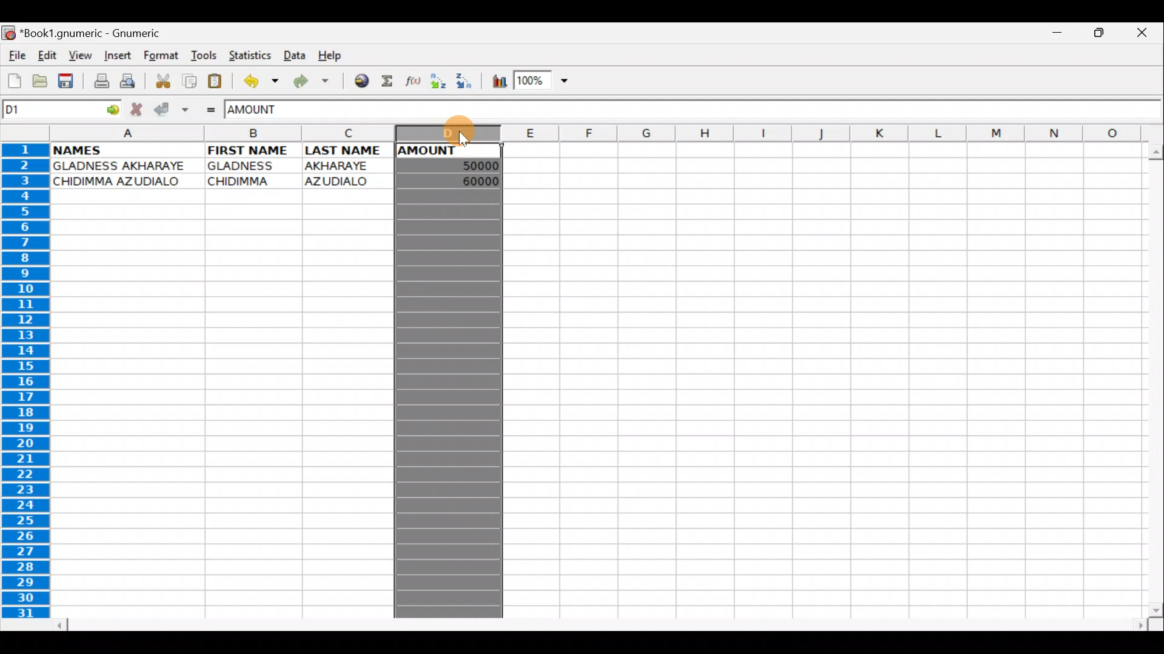 This screenshot has height=654, width=1164. I want to click on Zoom, so click(543, 82).